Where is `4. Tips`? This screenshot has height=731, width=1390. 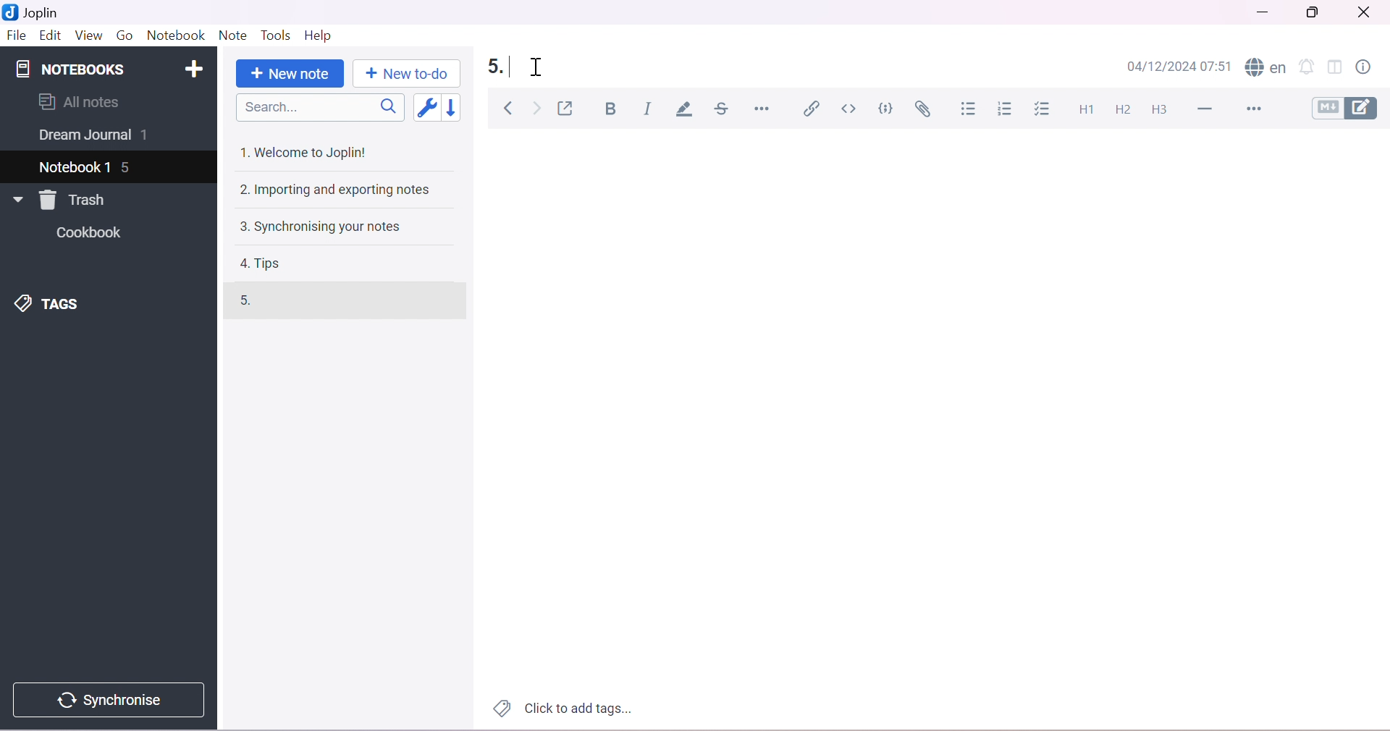
4. Tips is located at coordinates (266, 263).